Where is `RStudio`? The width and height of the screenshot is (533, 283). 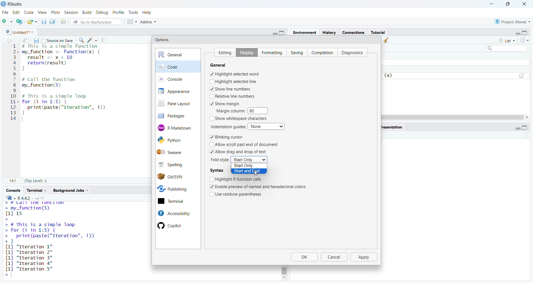 RStudio is located at coordinates (18, 3).